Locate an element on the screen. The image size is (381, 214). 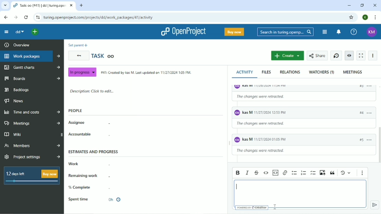
Forward is located at coordinates (16, 17).